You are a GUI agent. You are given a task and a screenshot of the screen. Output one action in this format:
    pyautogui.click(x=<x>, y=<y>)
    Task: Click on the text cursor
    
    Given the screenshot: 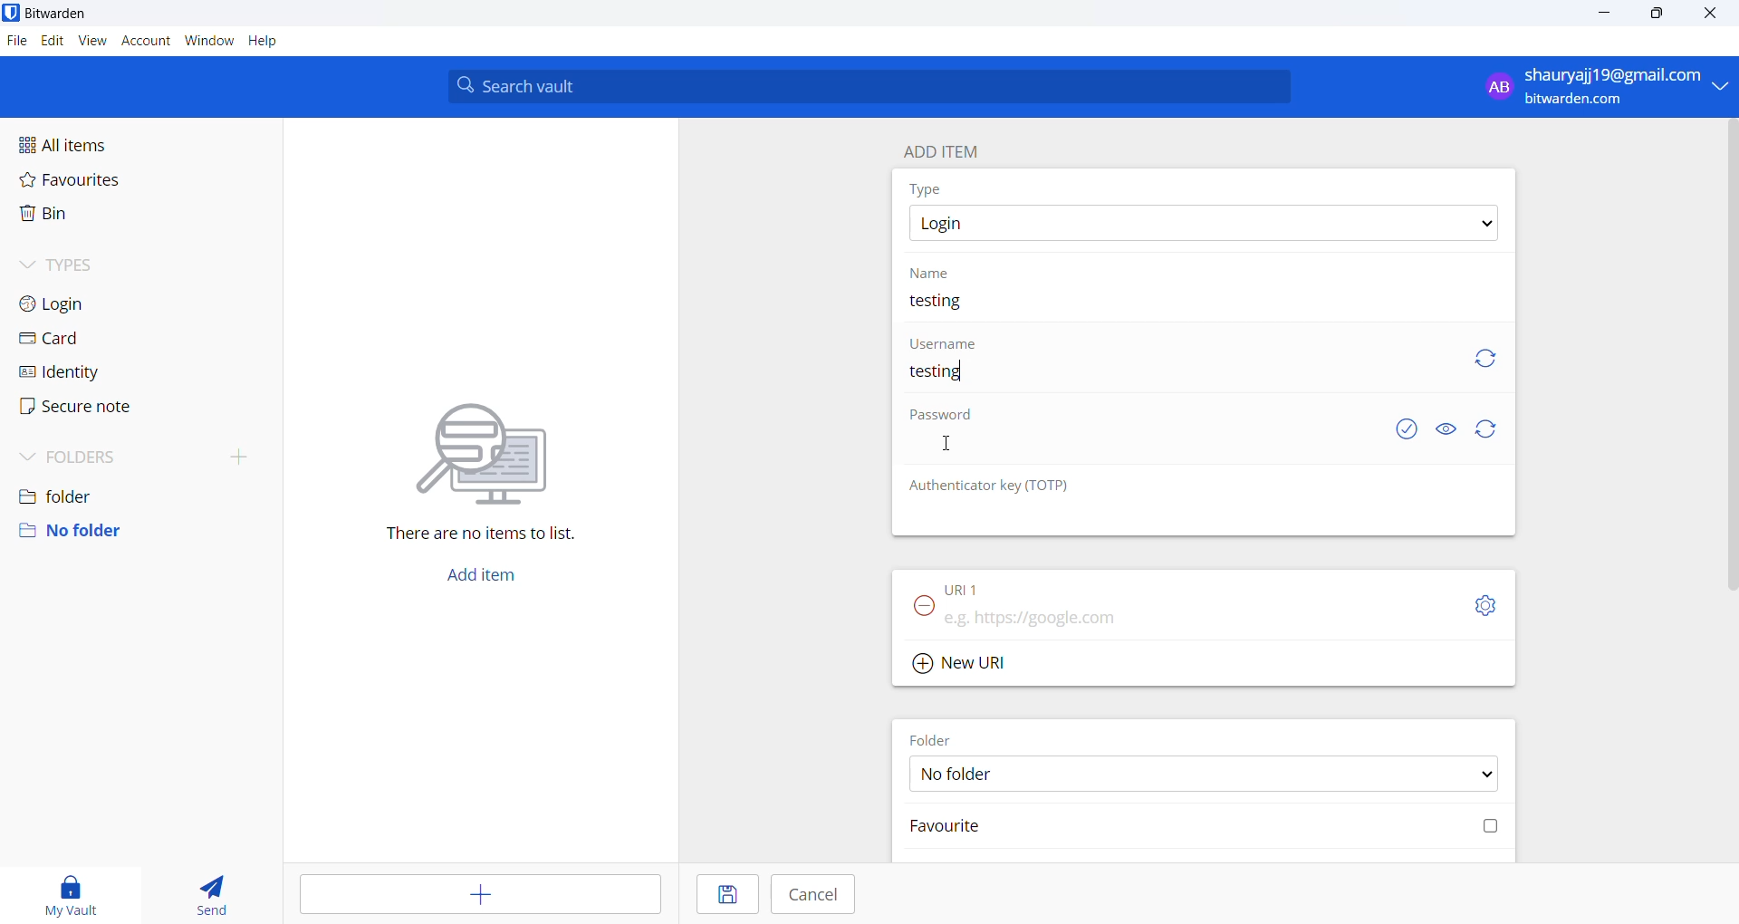 What is the action you would take?
    pyautogui.click(x=961, y=376)
    